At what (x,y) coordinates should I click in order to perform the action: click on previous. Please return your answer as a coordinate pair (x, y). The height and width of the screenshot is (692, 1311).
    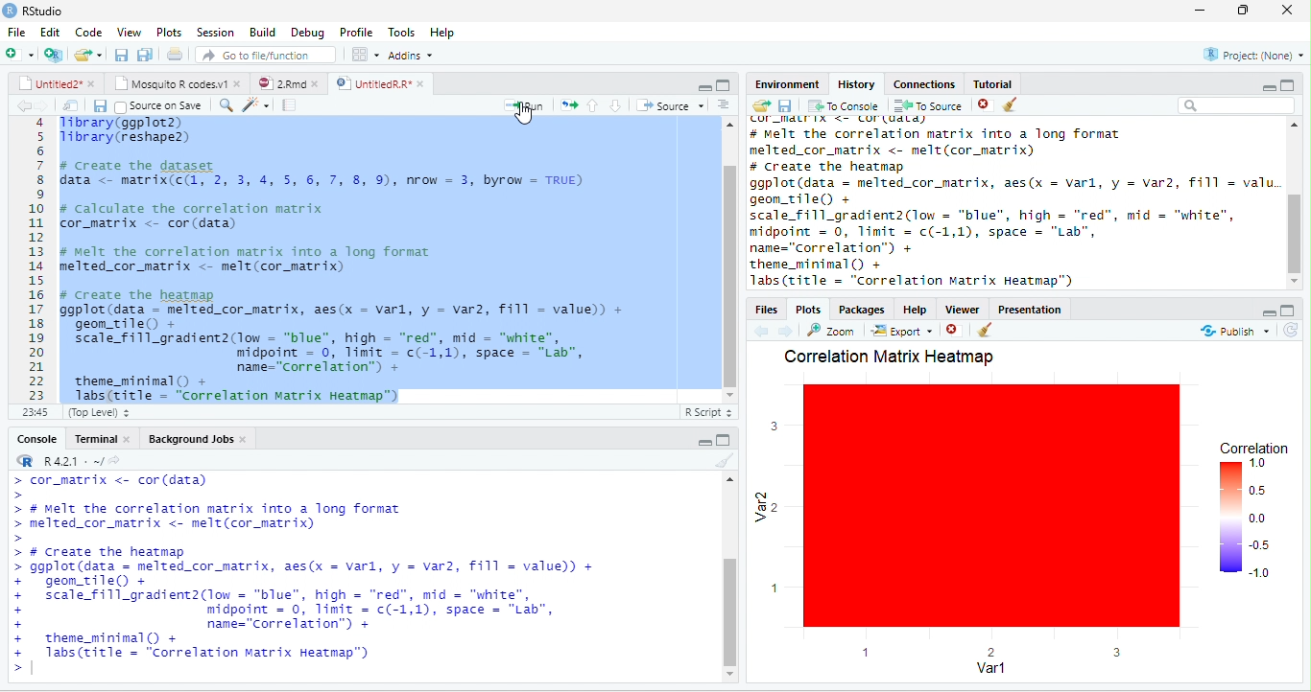
    Looking at the image, I should click on (590, 104).